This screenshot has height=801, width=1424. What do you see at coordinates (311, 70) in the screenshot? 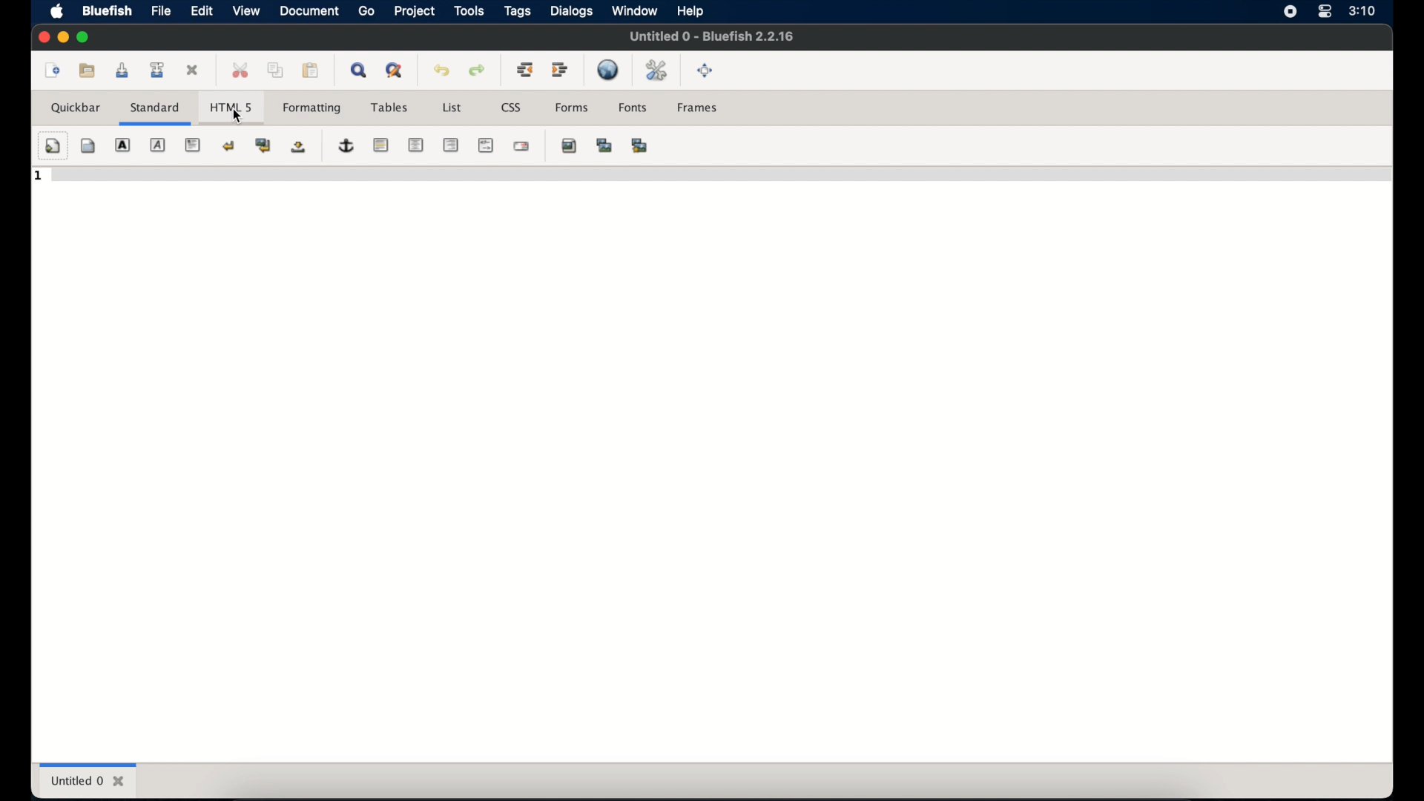
I see `paste` at bounding box center [311, 70].